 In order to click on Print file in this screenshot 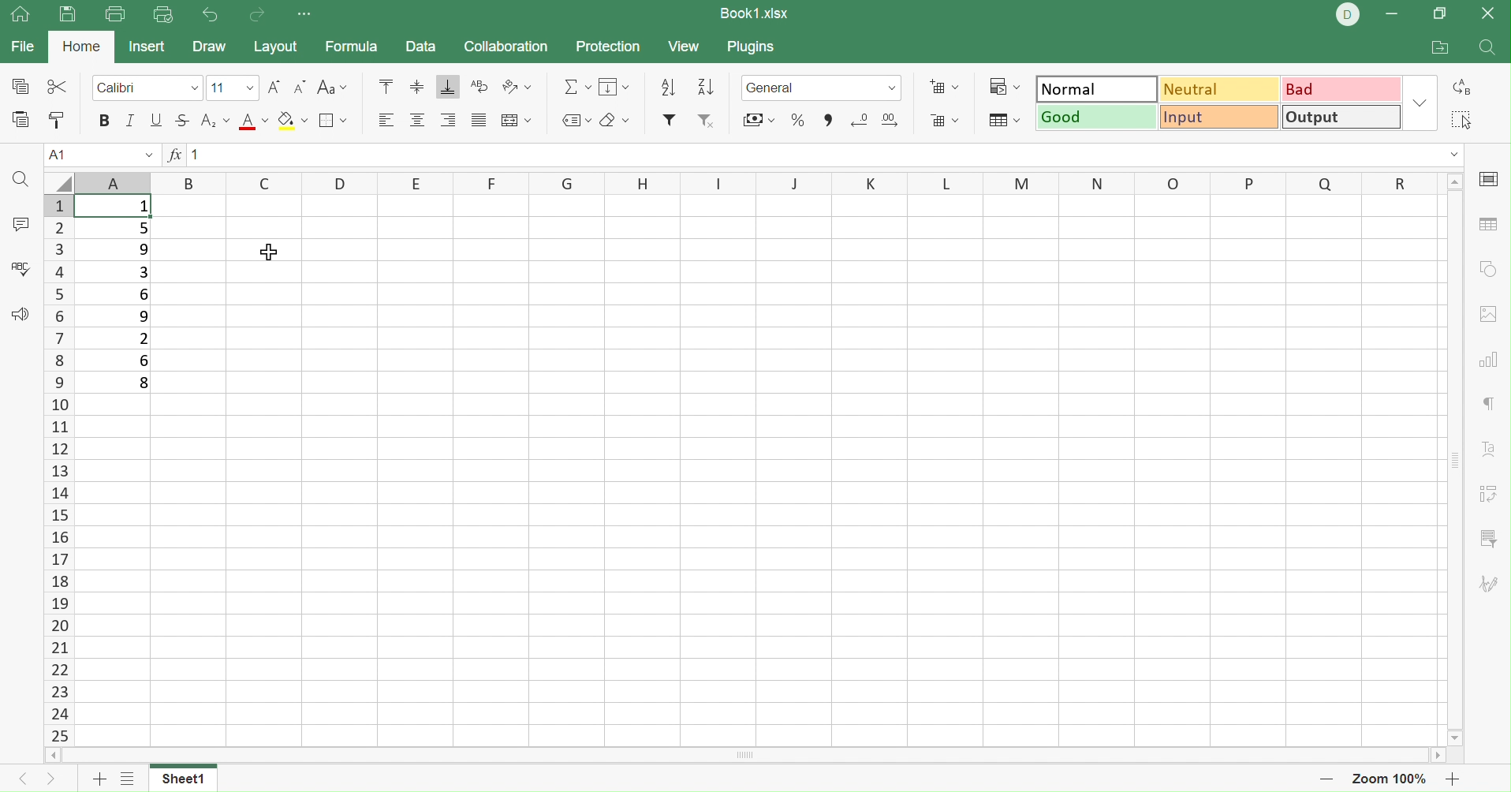, I will do `click(118, 15)`.